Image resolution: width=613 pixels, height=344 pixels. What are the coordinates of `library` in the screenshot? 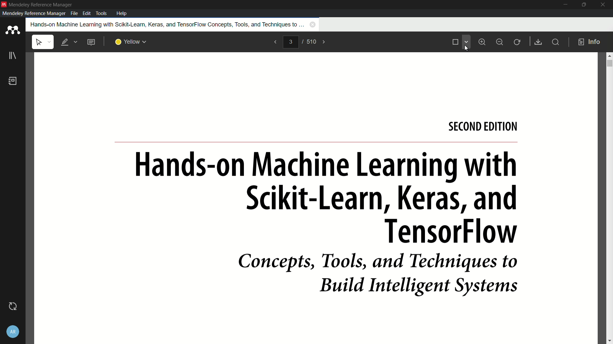 It's located at (12, 56).